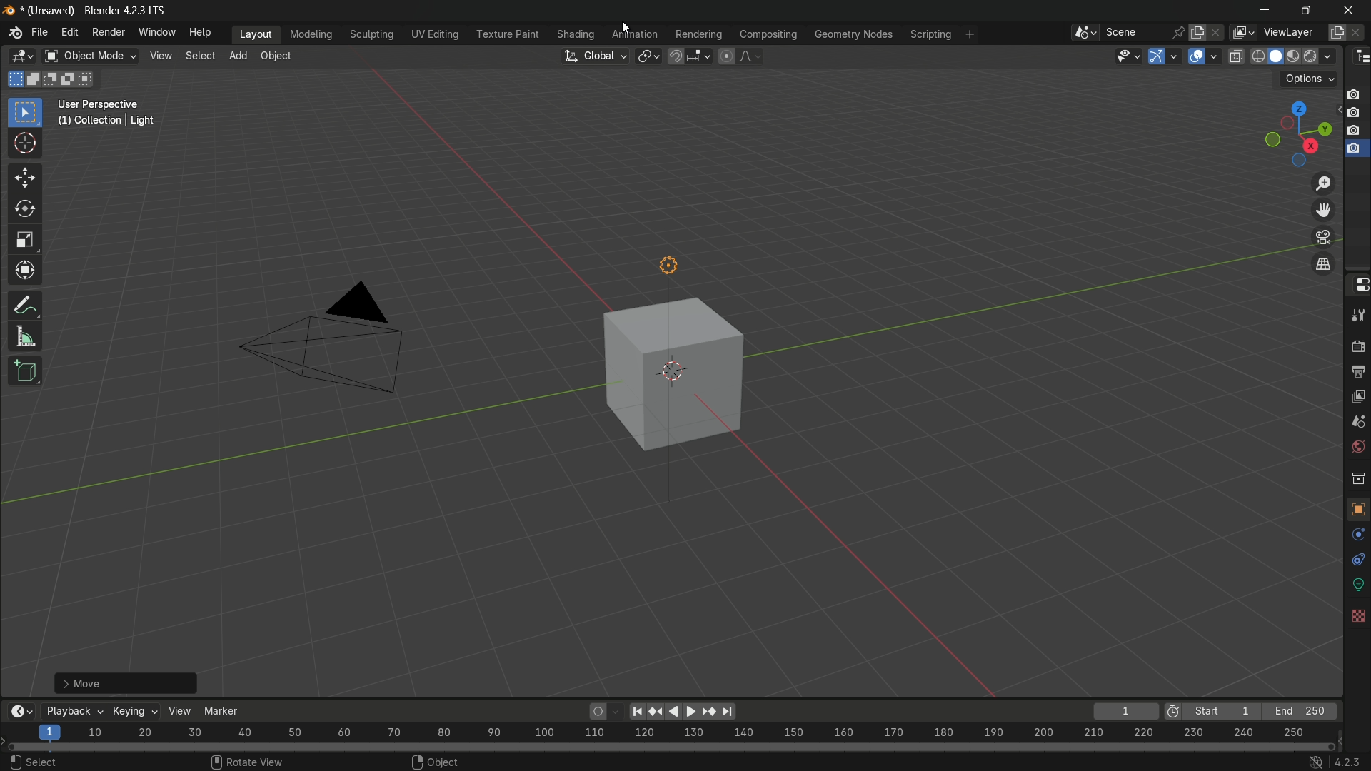  What do you see at coordinates (435, 759) in the screenshot?
I see `object` at bounding box center [435, 759].